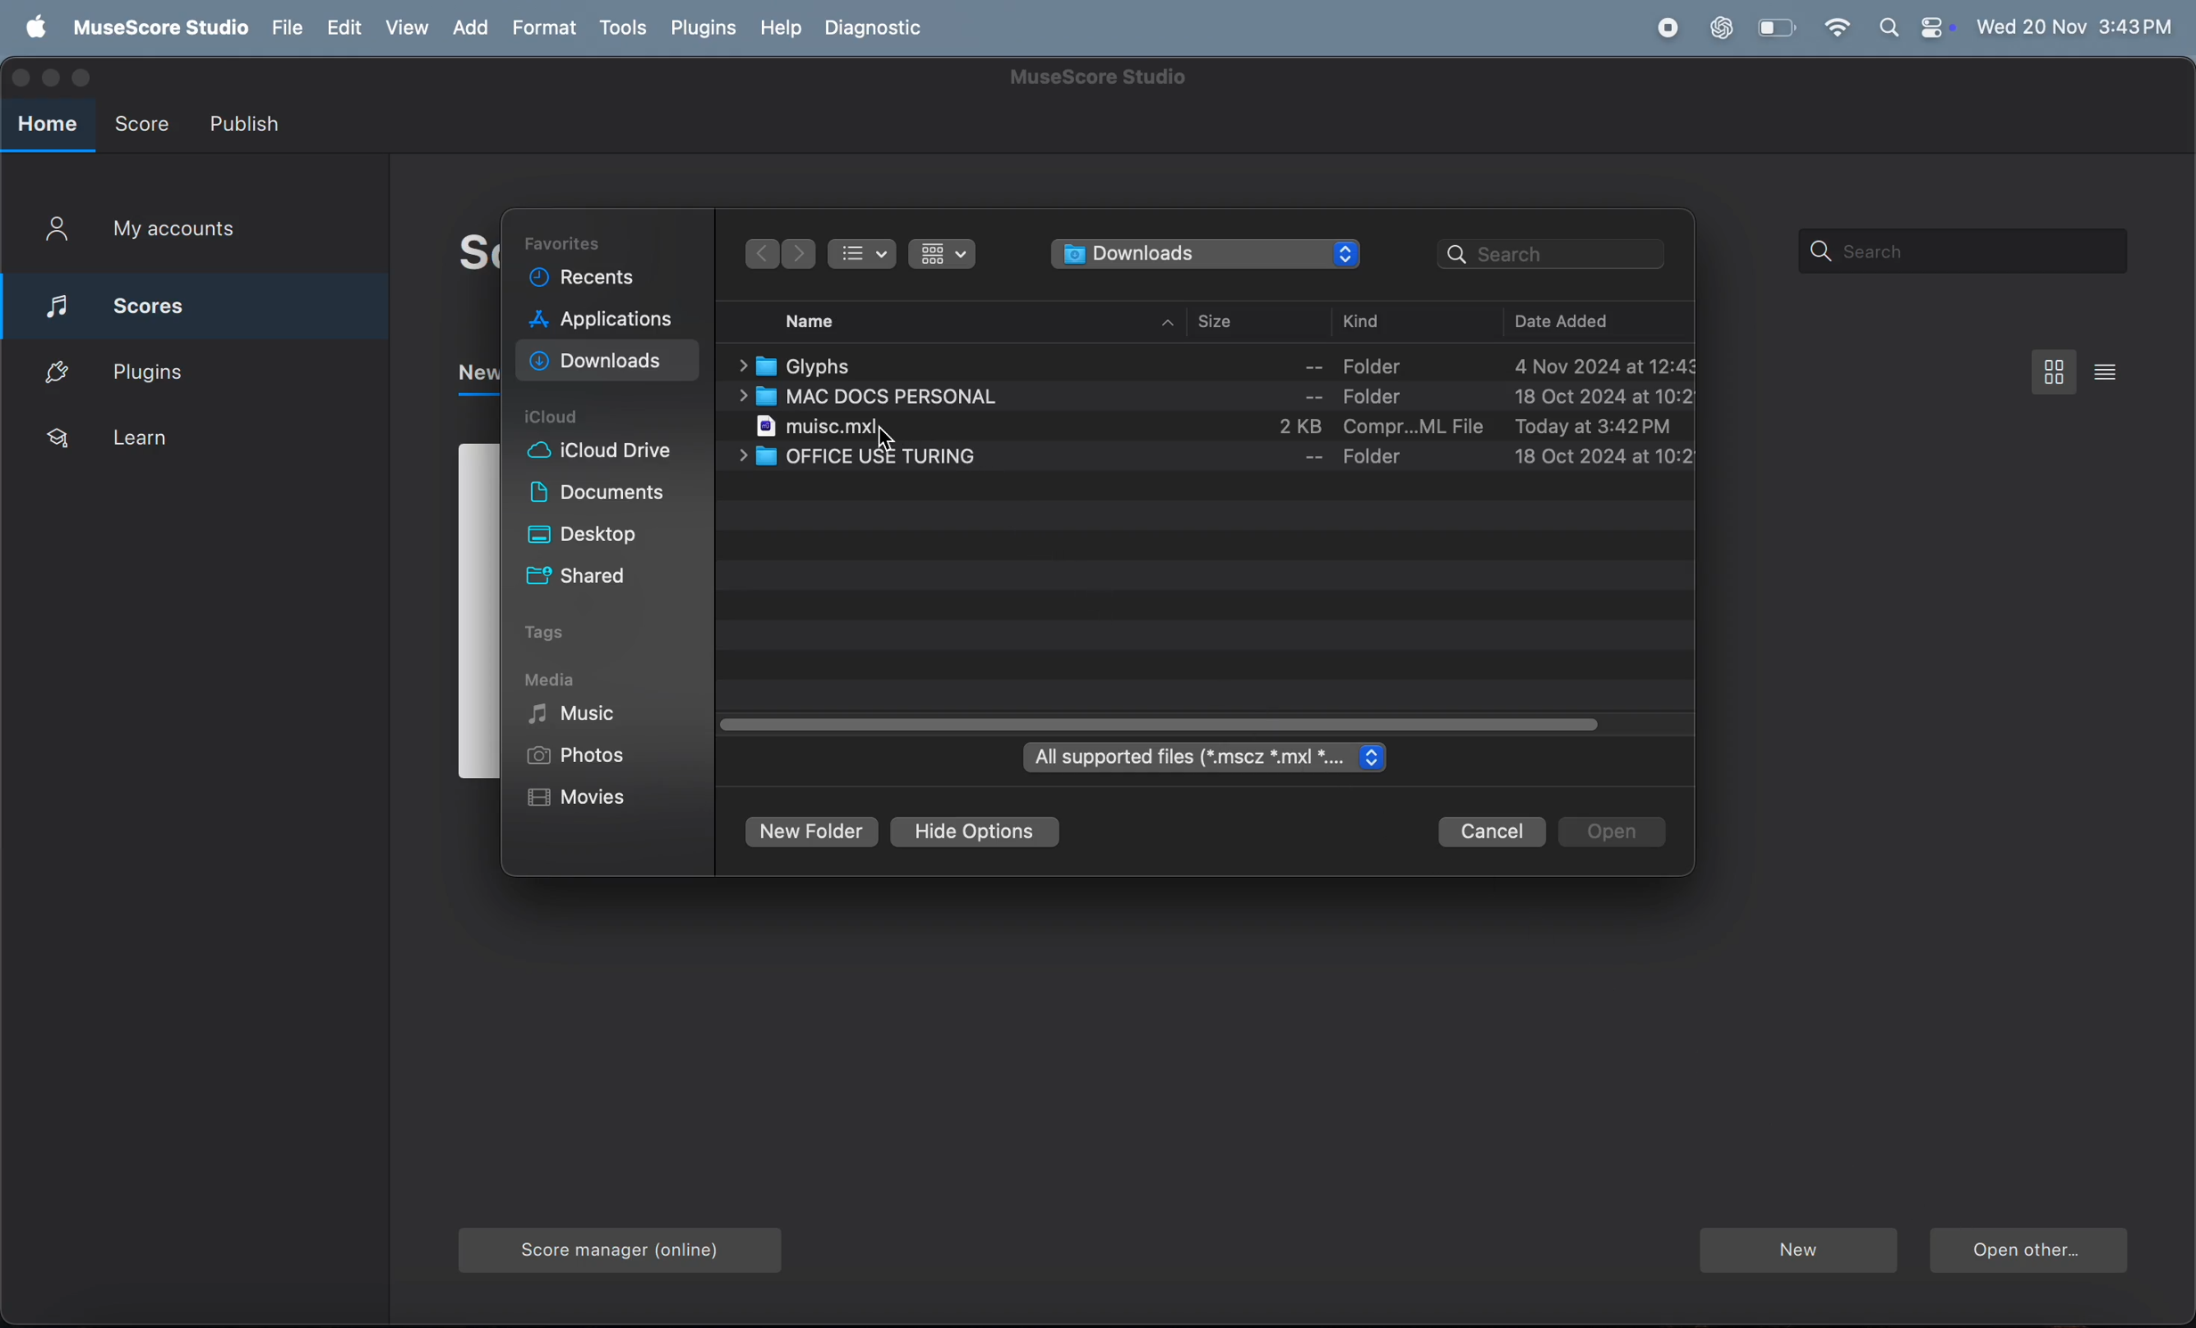 This screenshot has height=1328, width=2196. Describe the element at coordinates (1170, 725) in the screenshot. I see `toggle` at that location.